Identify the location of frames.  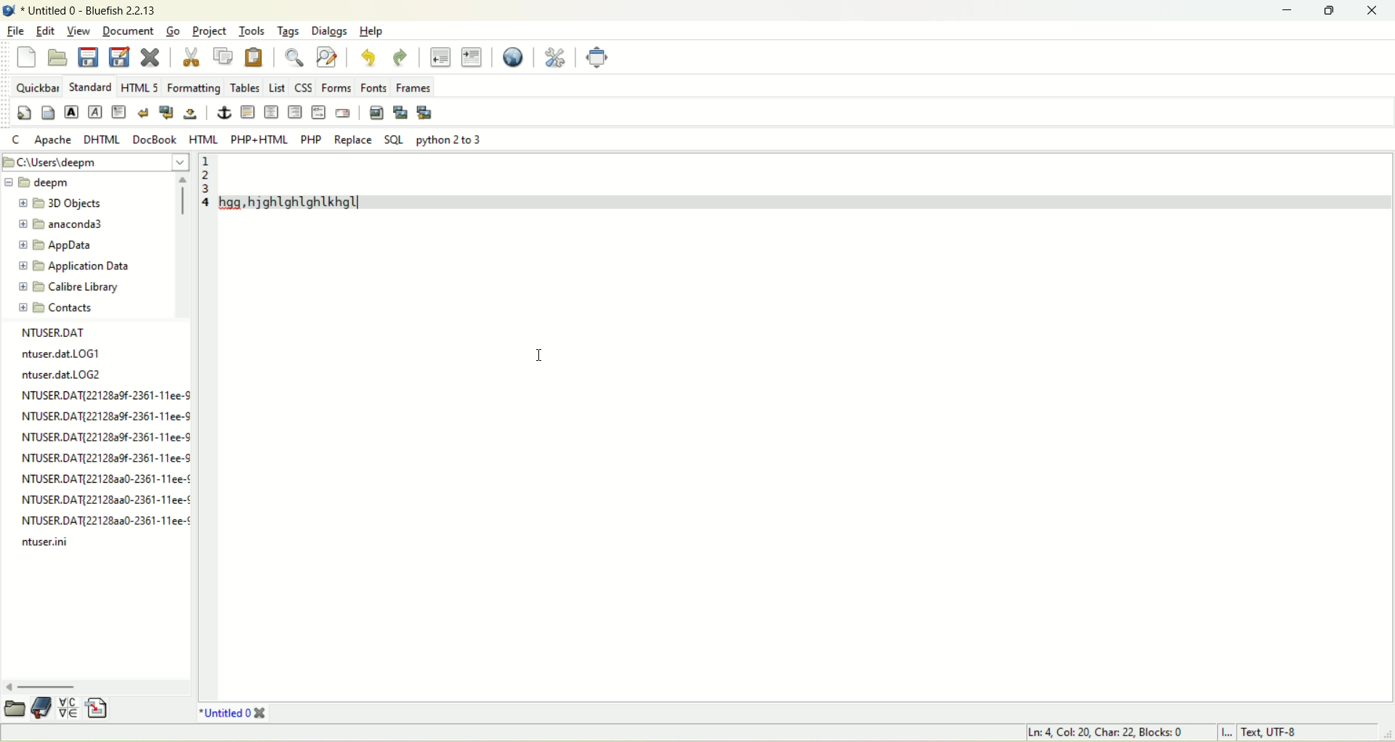
(413, 88).